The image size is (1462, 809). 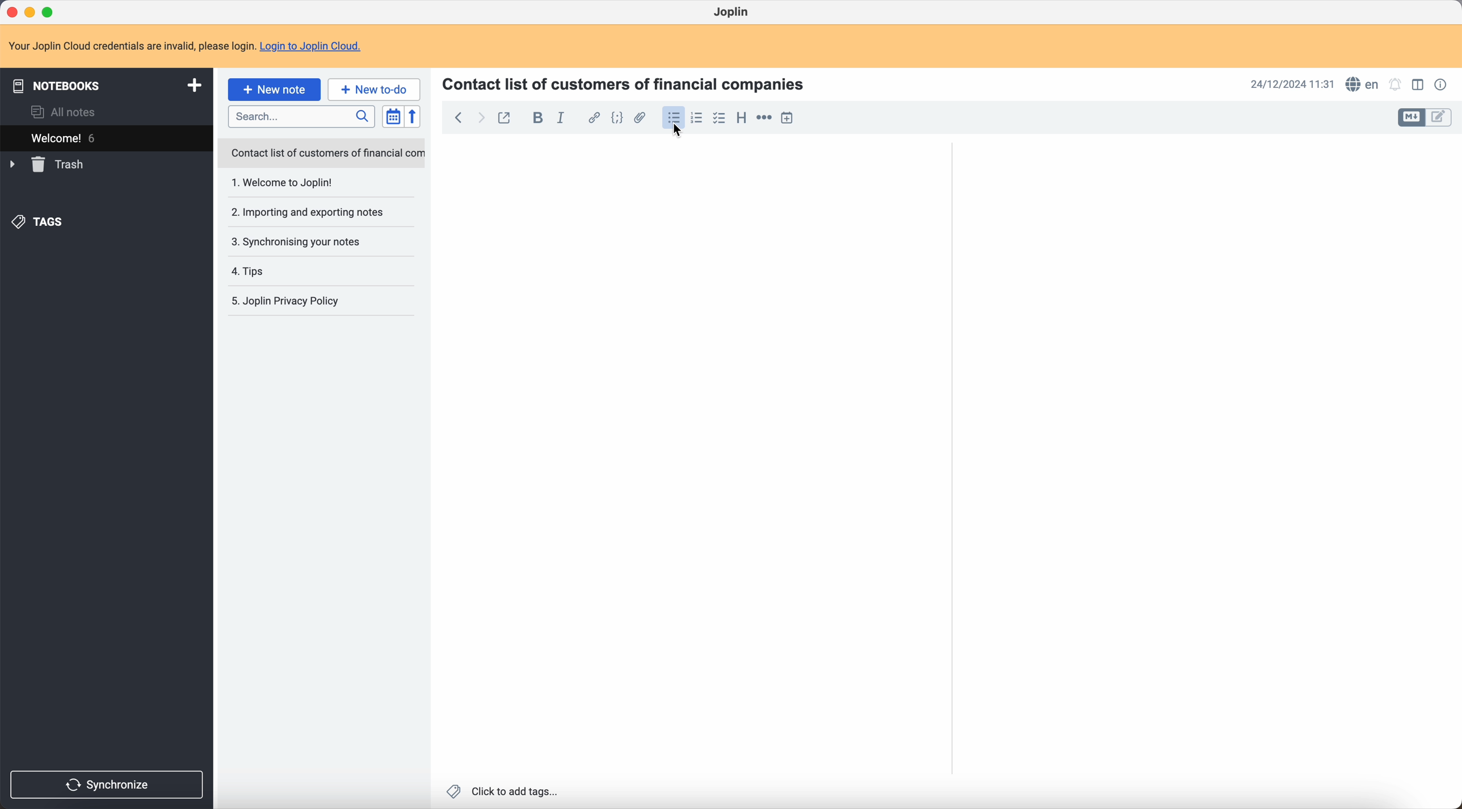 I want to click on reverse sort order, so click(x=412, y=117).